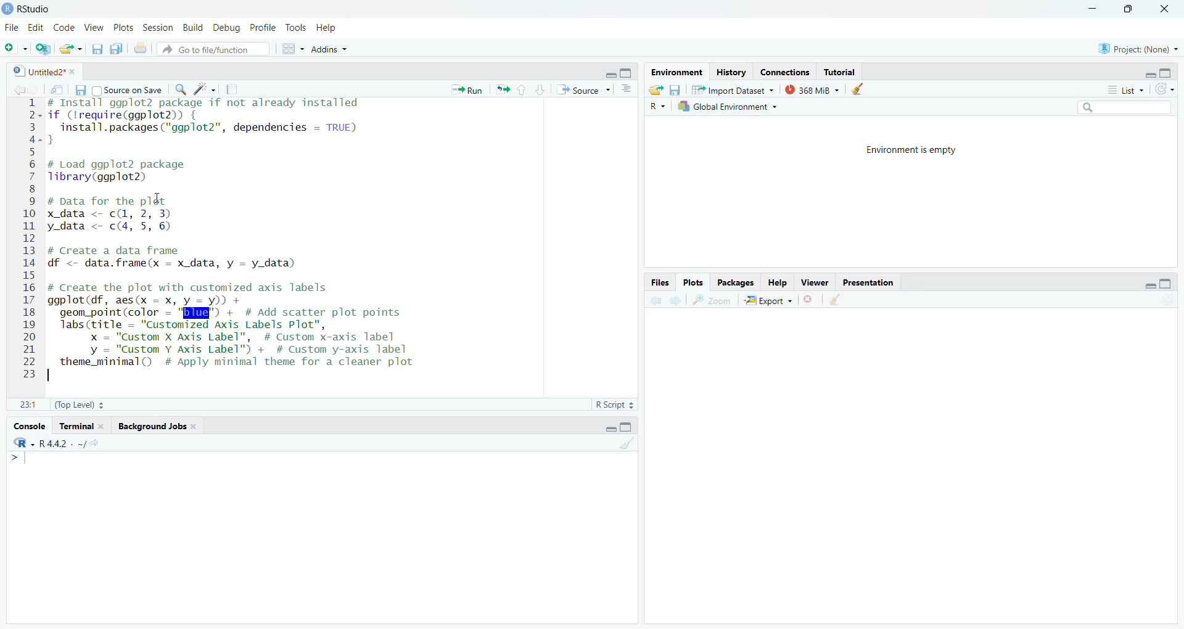  What do you see at coordinates (524, 91) in the screenshot?
I see `upward` at bounding box center [524, 91].